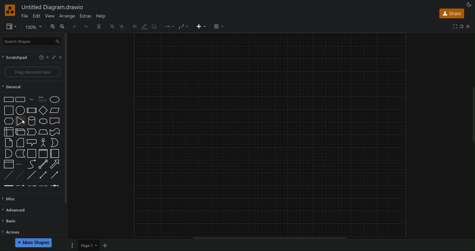 This screenshot has height=251, width=475. I want to click on Fill Color, so click(133, 27).